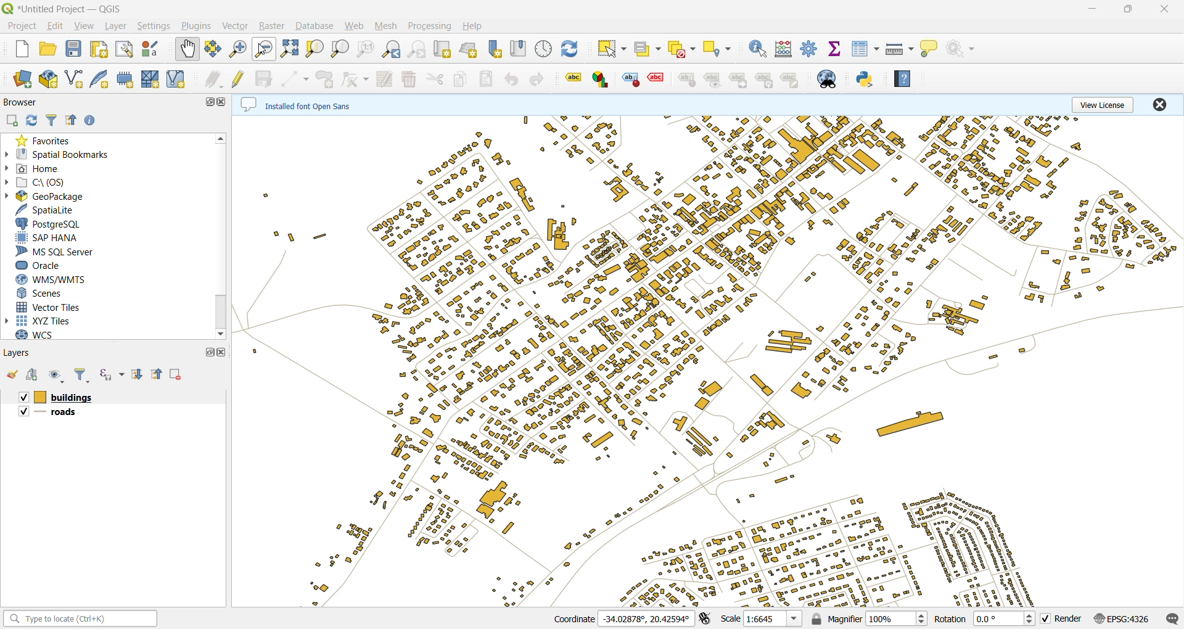 The height and width of the screenshot is (629, 1184). What do you see at coordinates (810, 47) in the screenshot?
I see `toolbox` at bounding box center [810, 47].